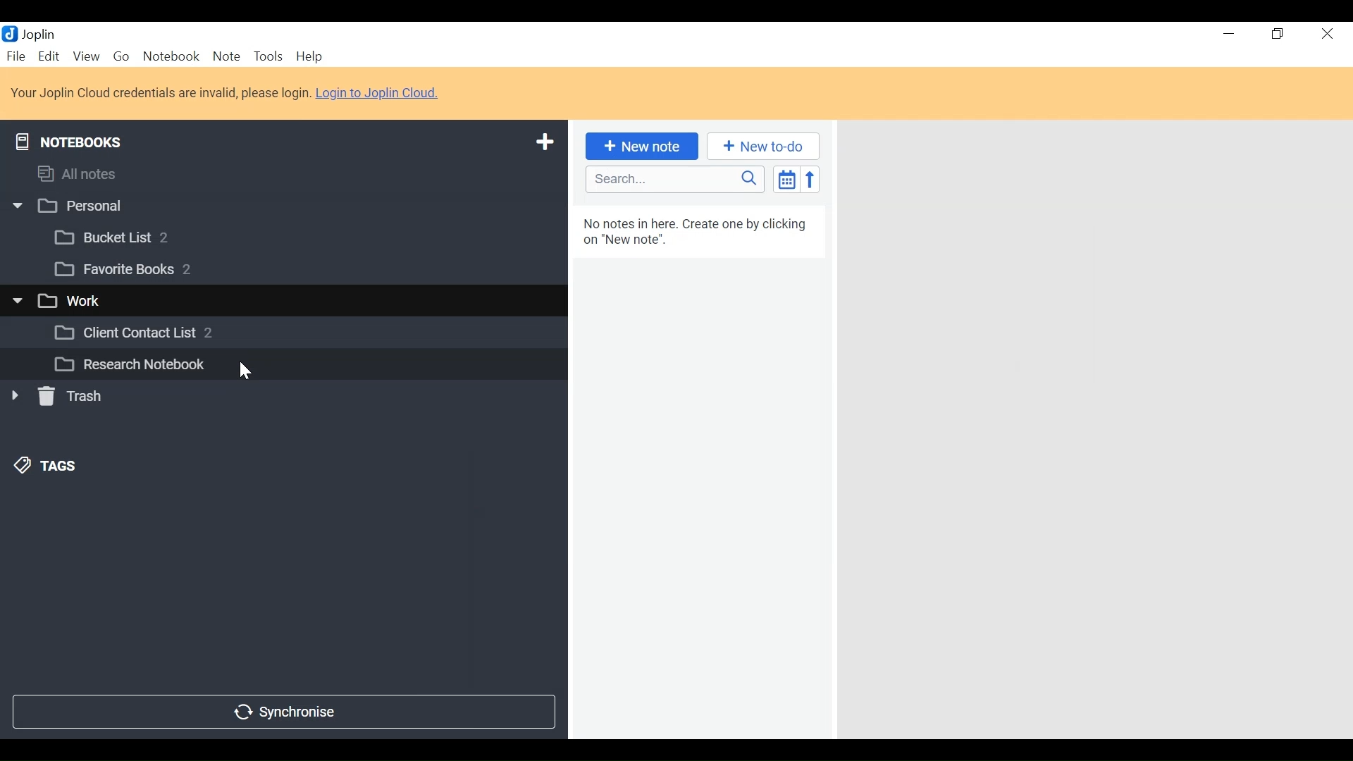 The width and height of the screenshot is (1353, 761). What do you see at coordinates (785, 178) in the screenshot?
I see `Toggle sort order field` at bounding box center [785, 178].